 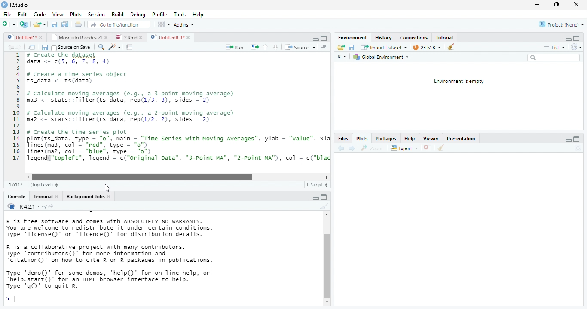 I want to click on Document outline, so click(x=324, y=47).